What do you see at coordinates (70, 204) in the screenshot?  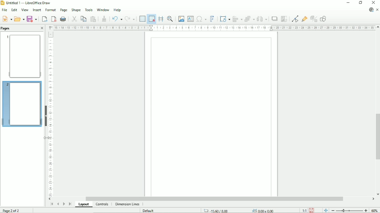 I see `Scroll to last page` at bounding box center [70, 204].